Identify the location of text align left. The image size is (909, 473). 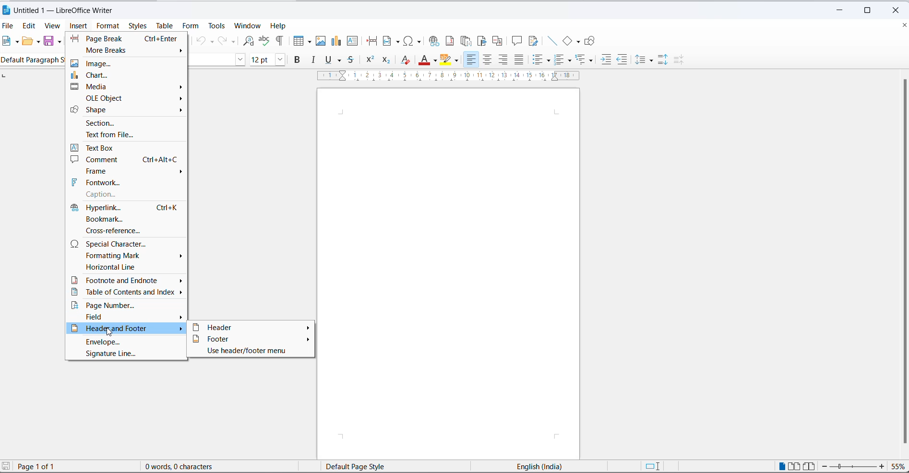
(502, 59).